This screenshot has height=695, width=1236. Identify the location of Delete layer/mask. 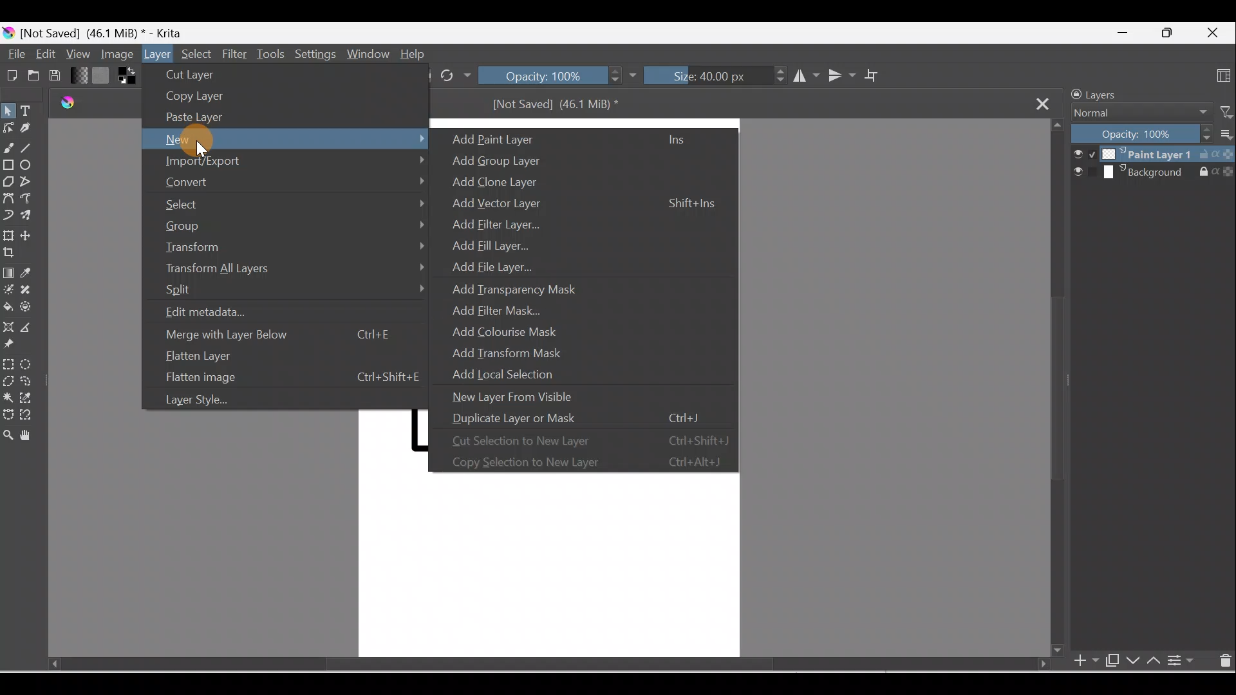
(1224, 662).